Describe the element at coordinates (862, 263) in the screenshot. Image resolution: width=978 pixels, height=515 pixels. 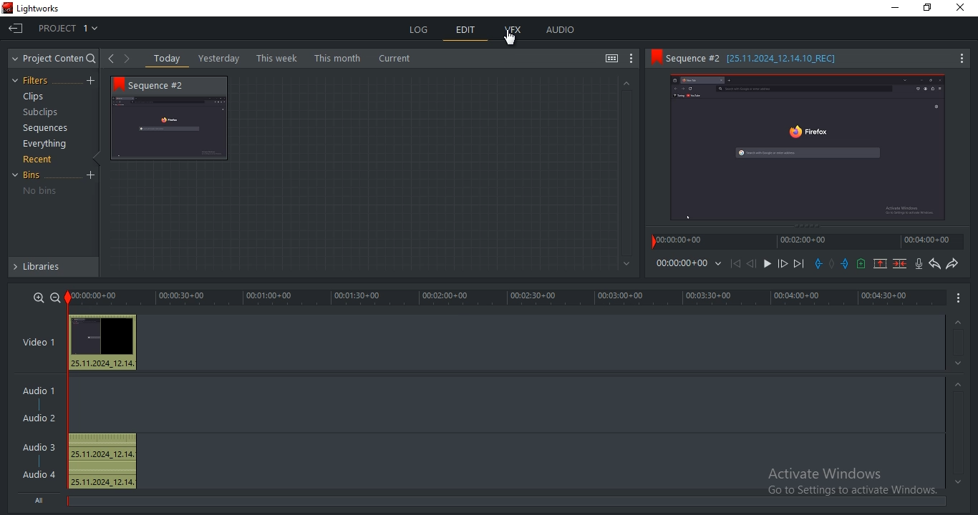
I see `add a cue at current position` at that location.